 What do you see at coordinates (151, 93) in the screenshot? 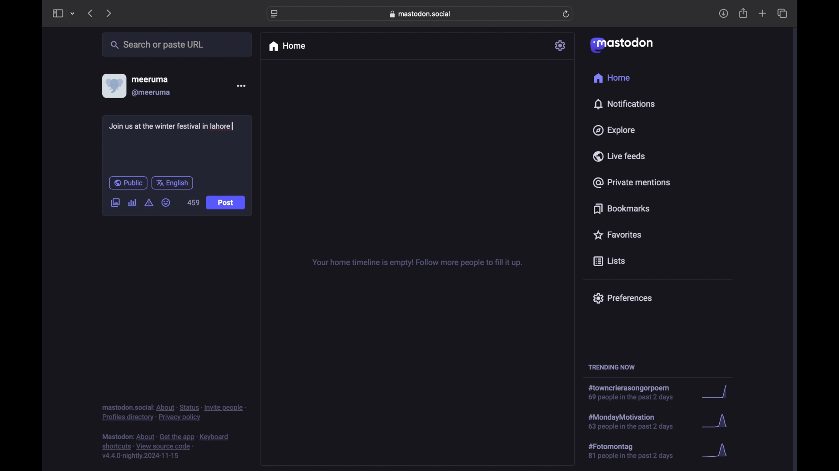
I see `@meeruma` at bounding box center [151, 93].